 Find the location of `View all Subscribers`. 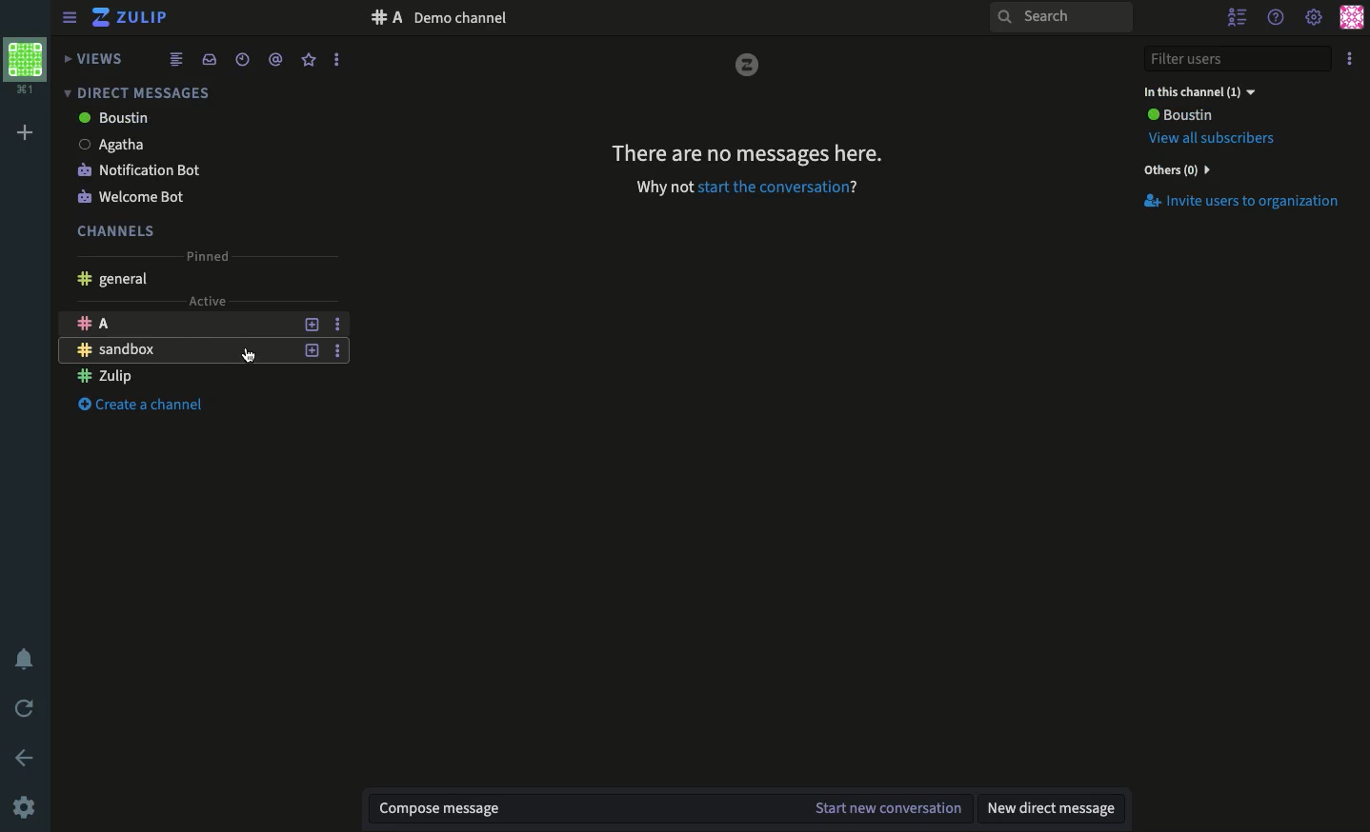

View all Subscribers is located at coordinates (1216, 138).